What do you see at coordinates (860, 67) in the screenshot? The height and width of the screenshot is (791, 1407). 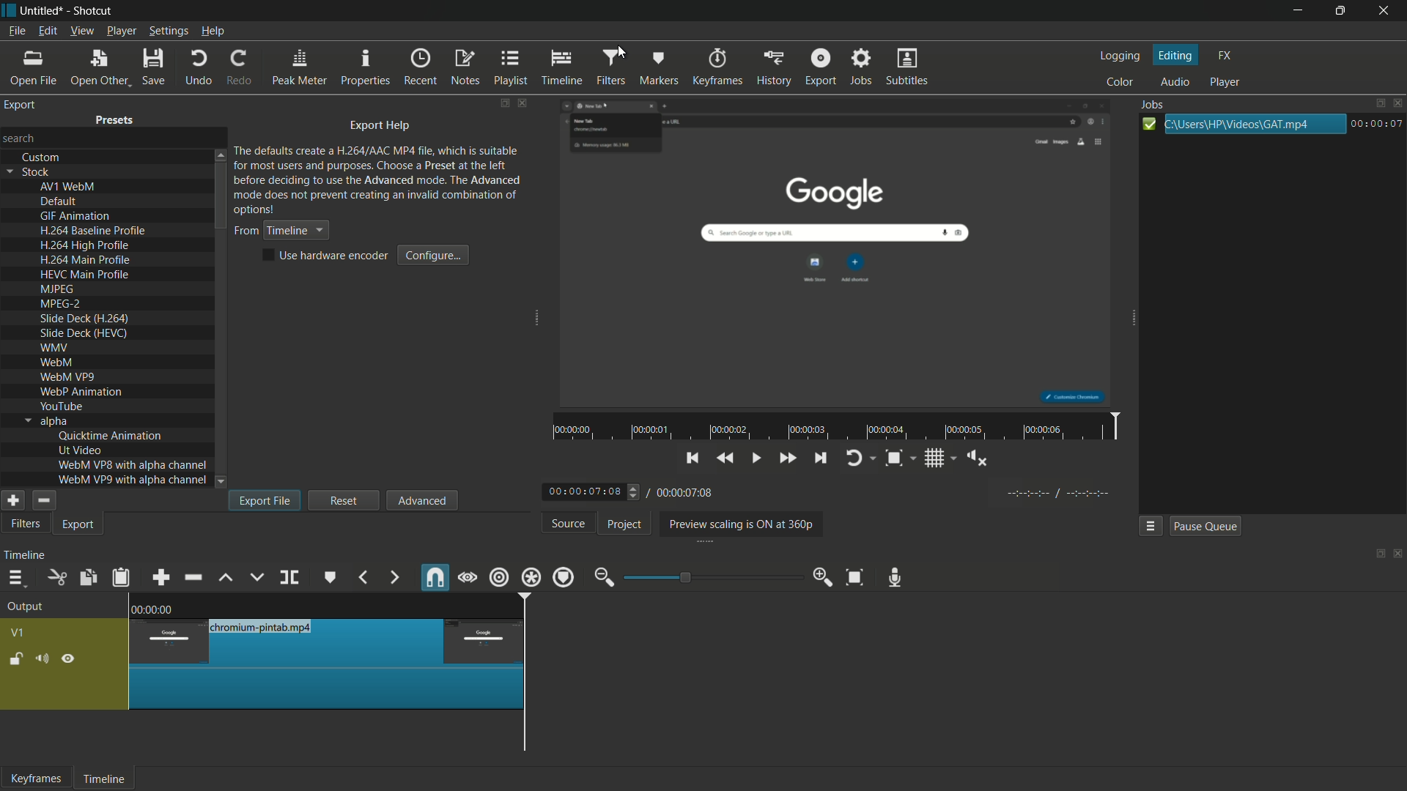 I see `jobs` at bounding box center [860, 67].